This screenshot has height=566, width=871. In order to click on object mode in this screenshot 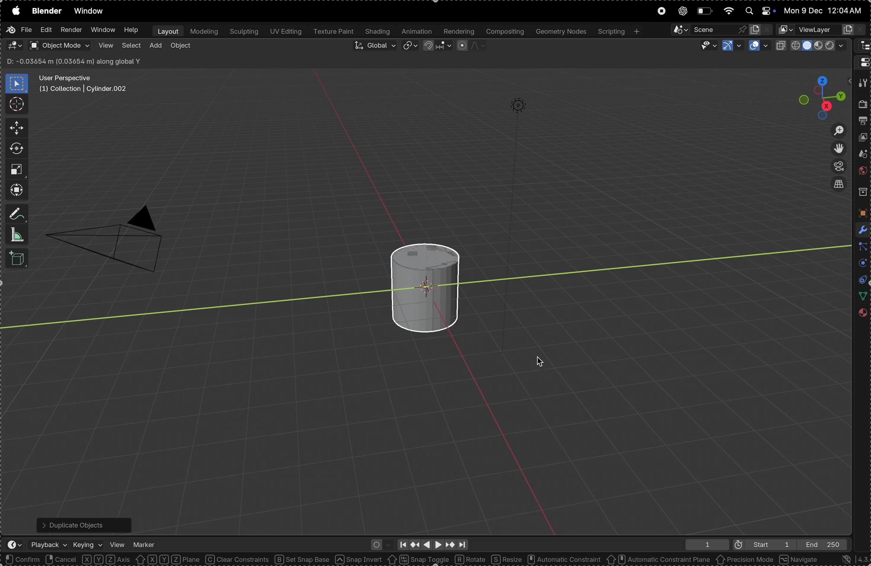, I will do `click(59, 45)`.